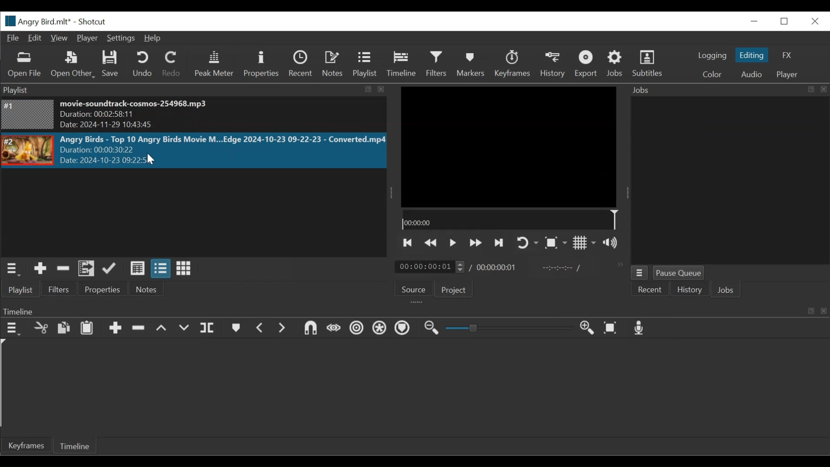 Image resolution: width=830 pixels, height=467 pixels. What do you see at coordinates (559, 267) in the screenshot?
I see `In point` at bounding box center [559, 267].